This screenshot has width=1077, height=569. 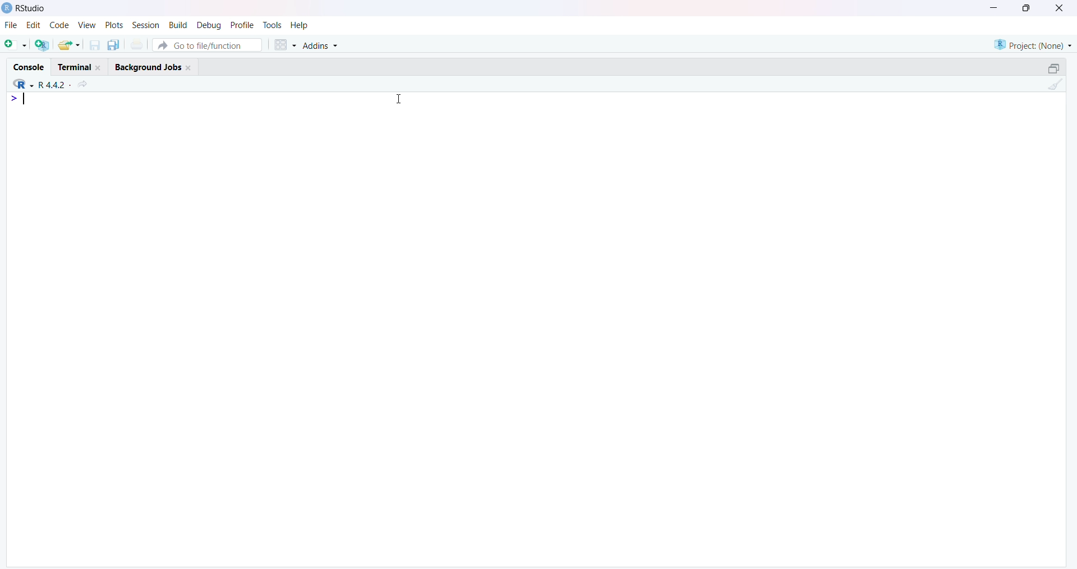 I want to click on View, so click(x=86, y=26).